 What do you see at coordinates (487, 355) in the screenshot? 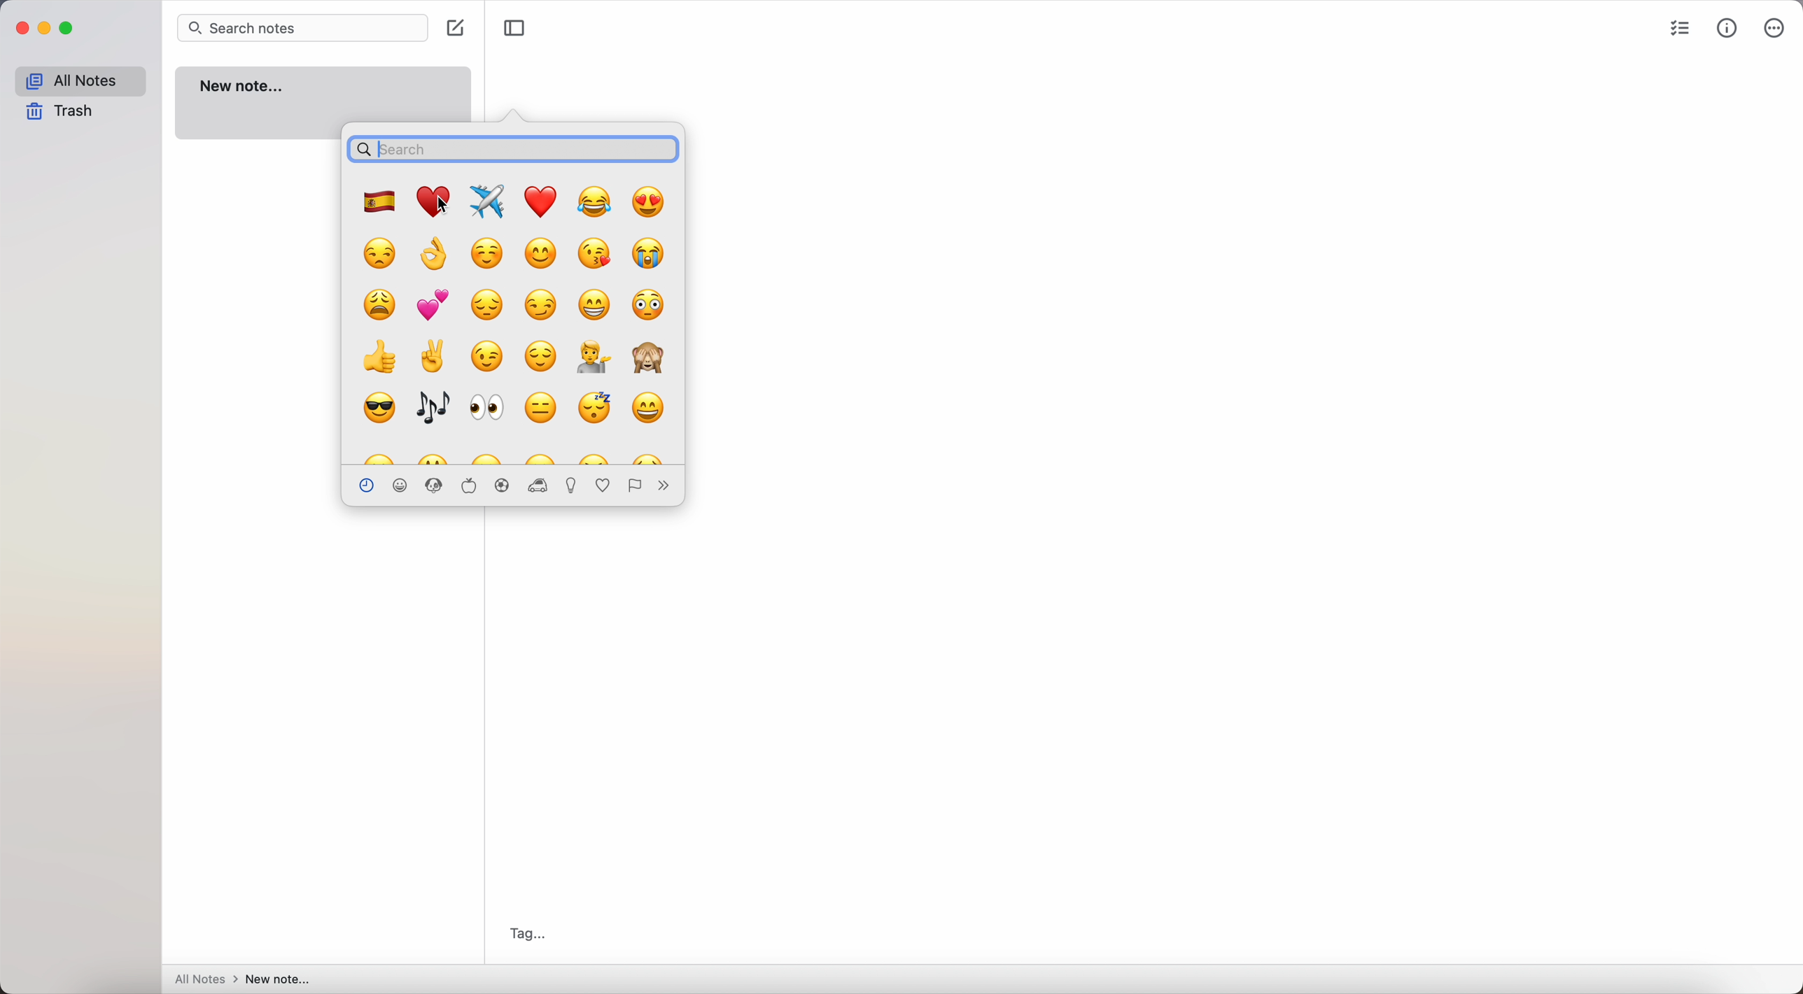
I see `emoji` at bounding box center [487, 355].